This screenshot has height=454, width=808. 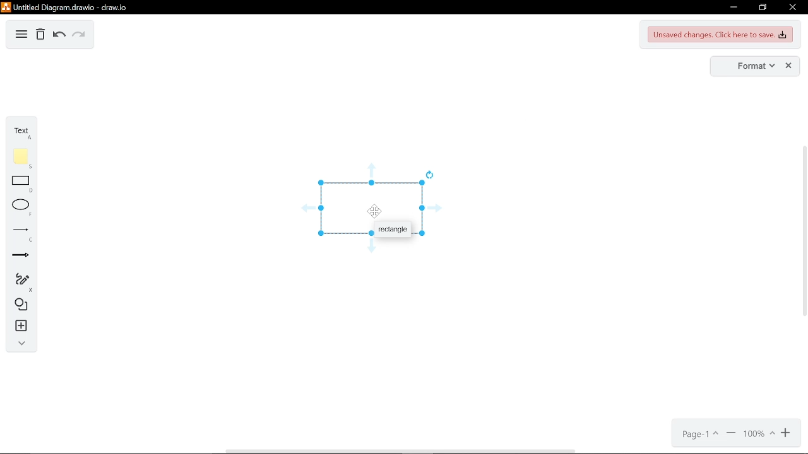 What do you see at coordinates (79, 36) in the screenshot?
I see `redo` at bounding box center [79, 36].